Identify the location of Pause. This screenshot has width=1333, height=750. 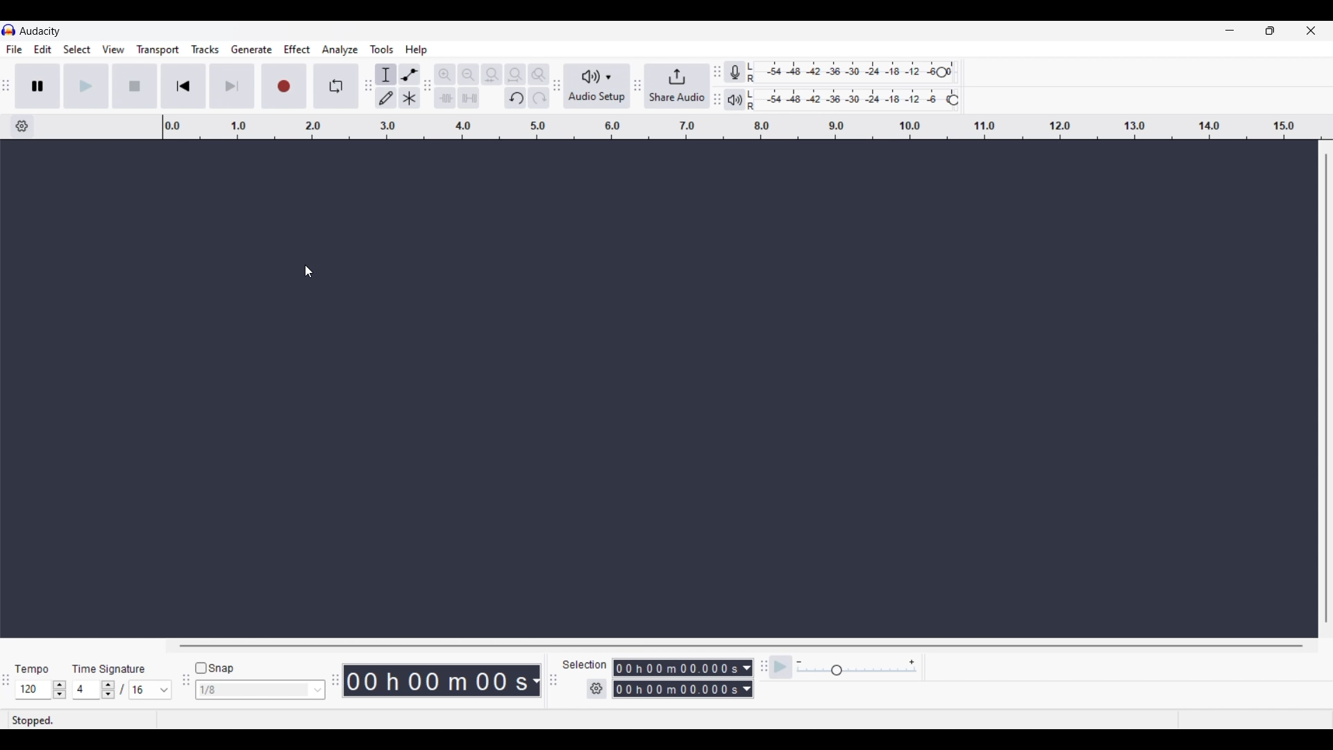
(37, 85).